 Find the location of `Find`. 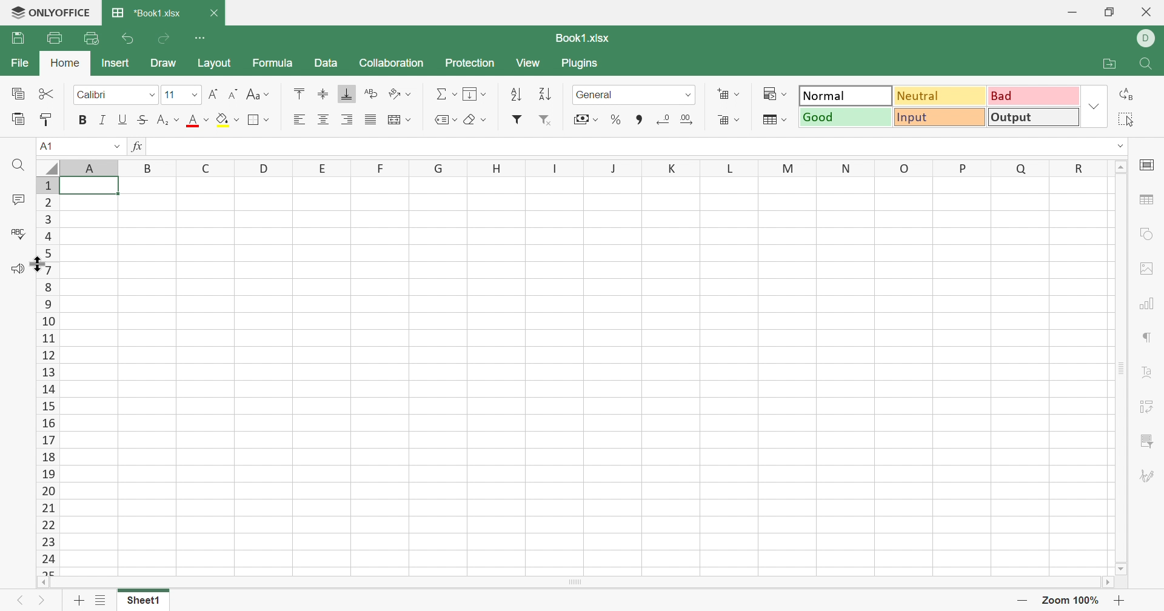

Find is located at coordinates (19, 167).